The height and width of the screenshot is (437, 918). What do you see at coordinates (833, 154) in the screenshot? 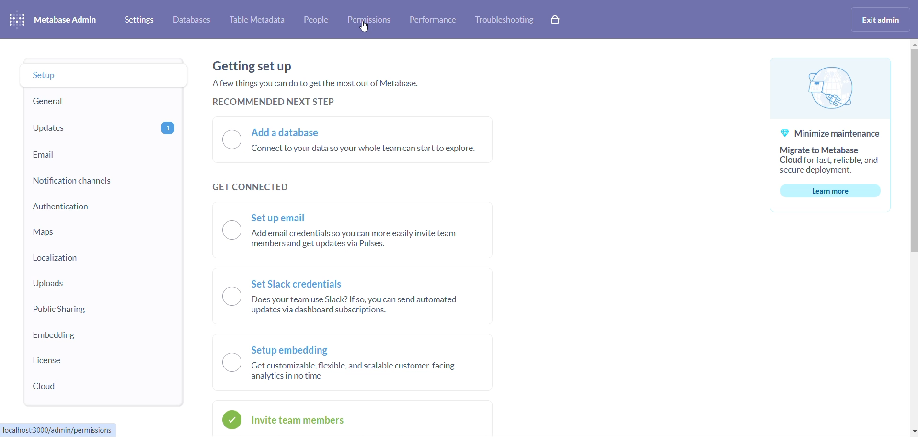
I see `text` at bounding box center [833, 154].